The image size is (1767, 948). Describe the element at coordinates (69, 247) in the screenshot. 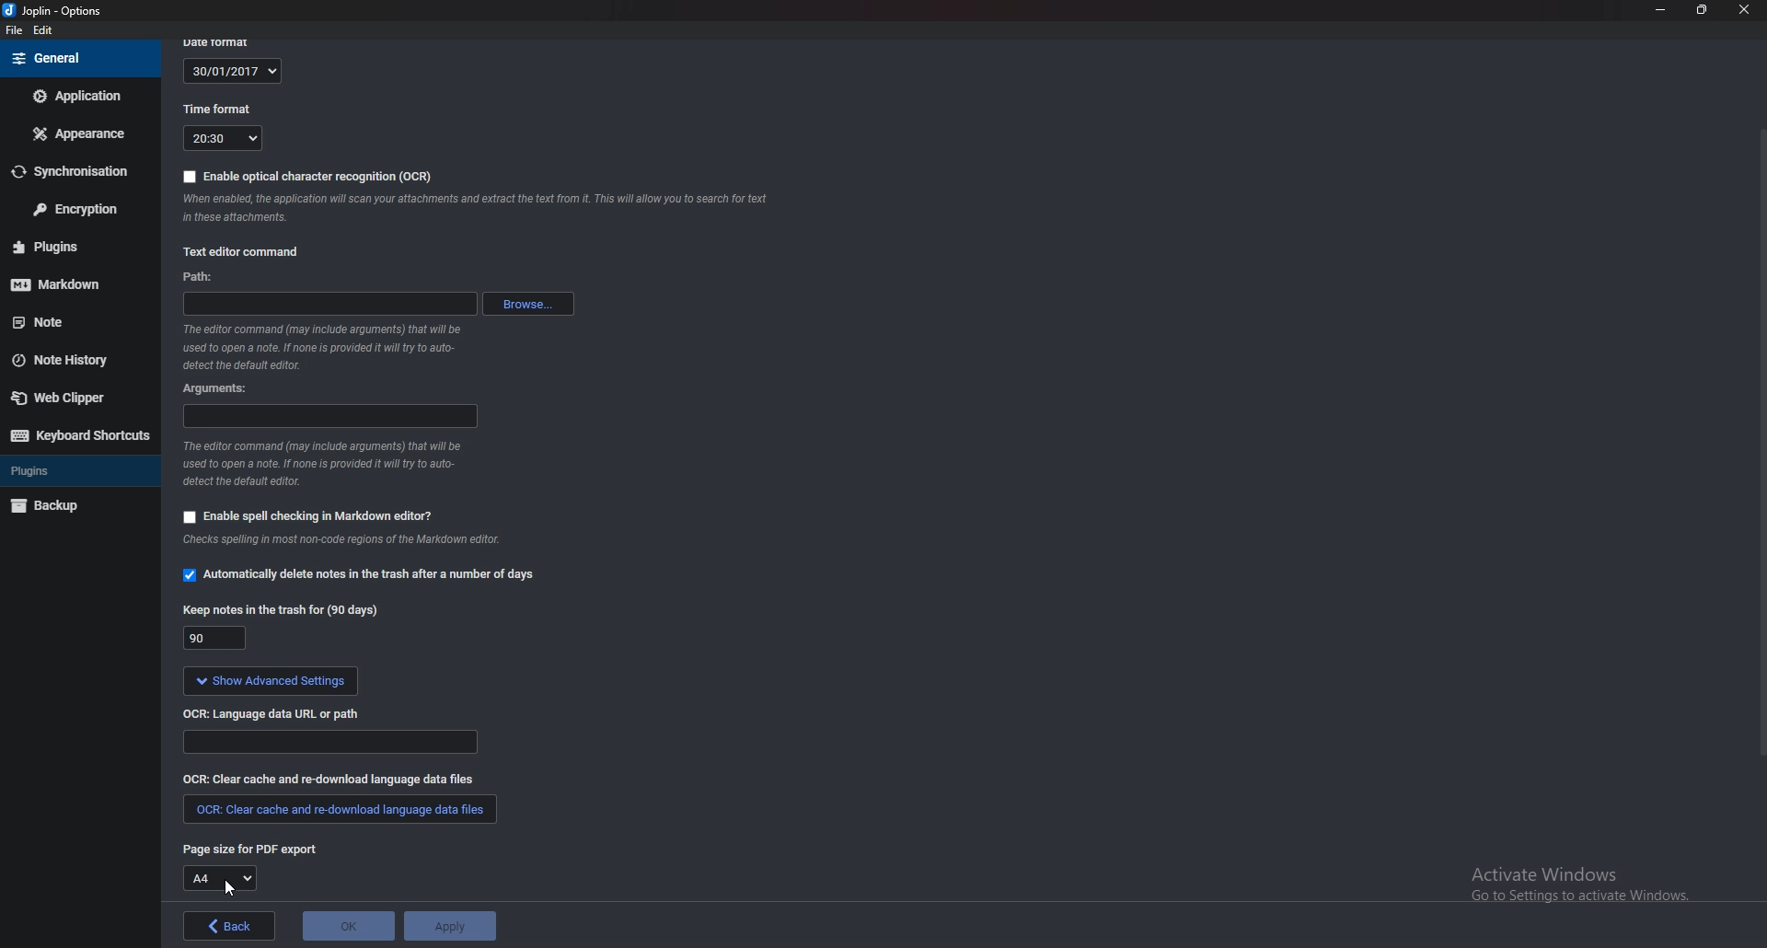

I see `Plugins` at that location.